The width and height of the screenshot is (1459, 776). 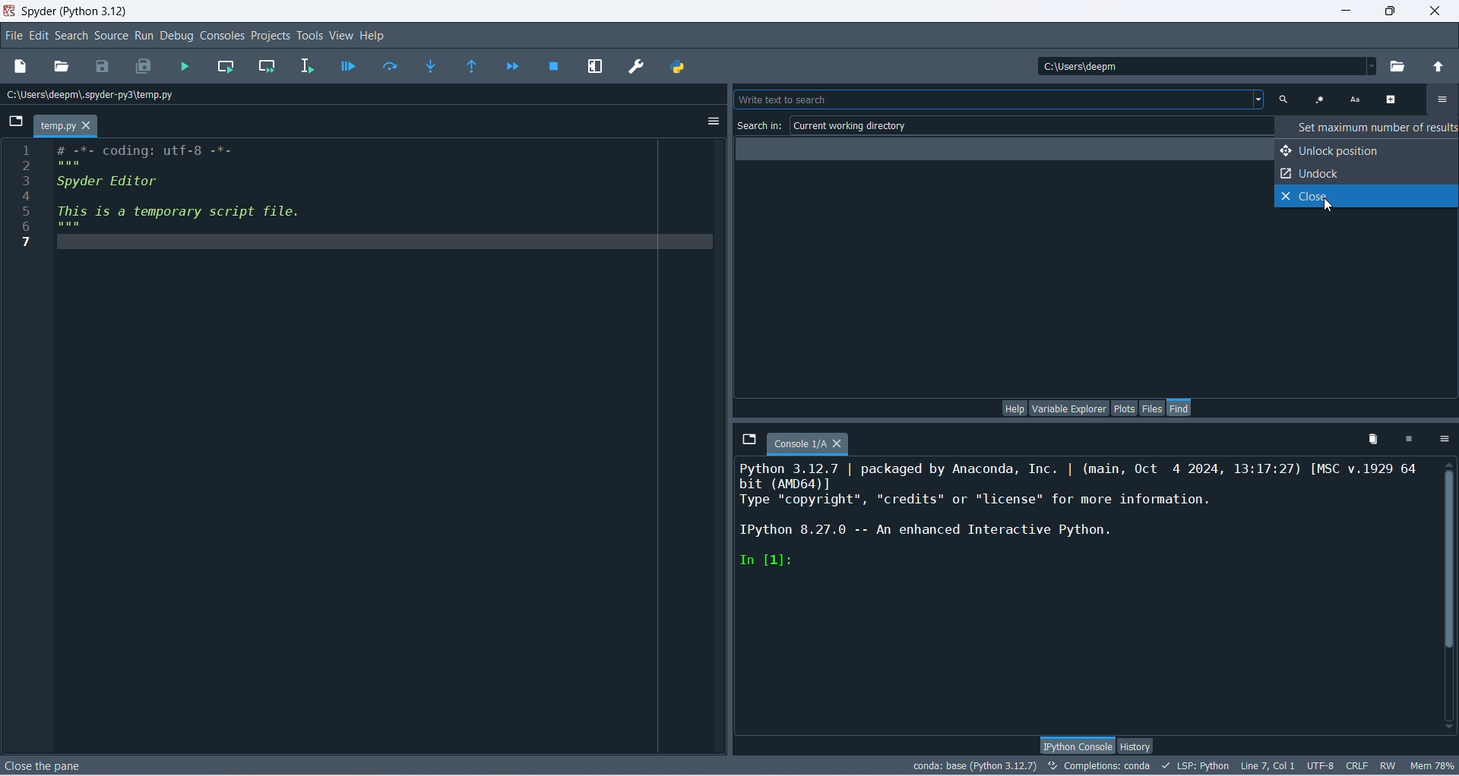 I want to click on Mem, so click(x=1431, y=765).